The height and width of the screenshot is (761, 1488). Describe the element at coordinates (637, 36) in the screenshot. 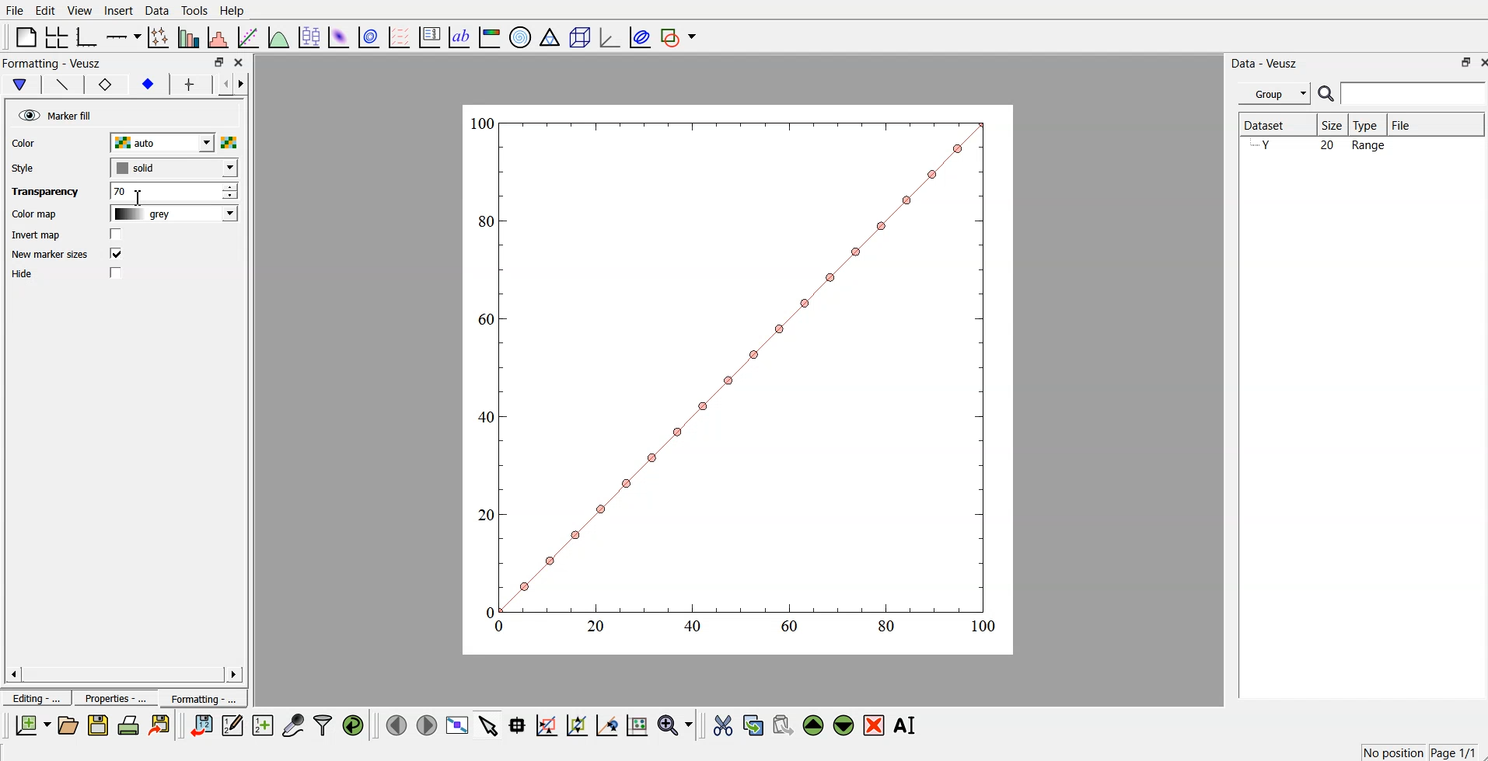

I see `plot covariance ellipses` at that location.